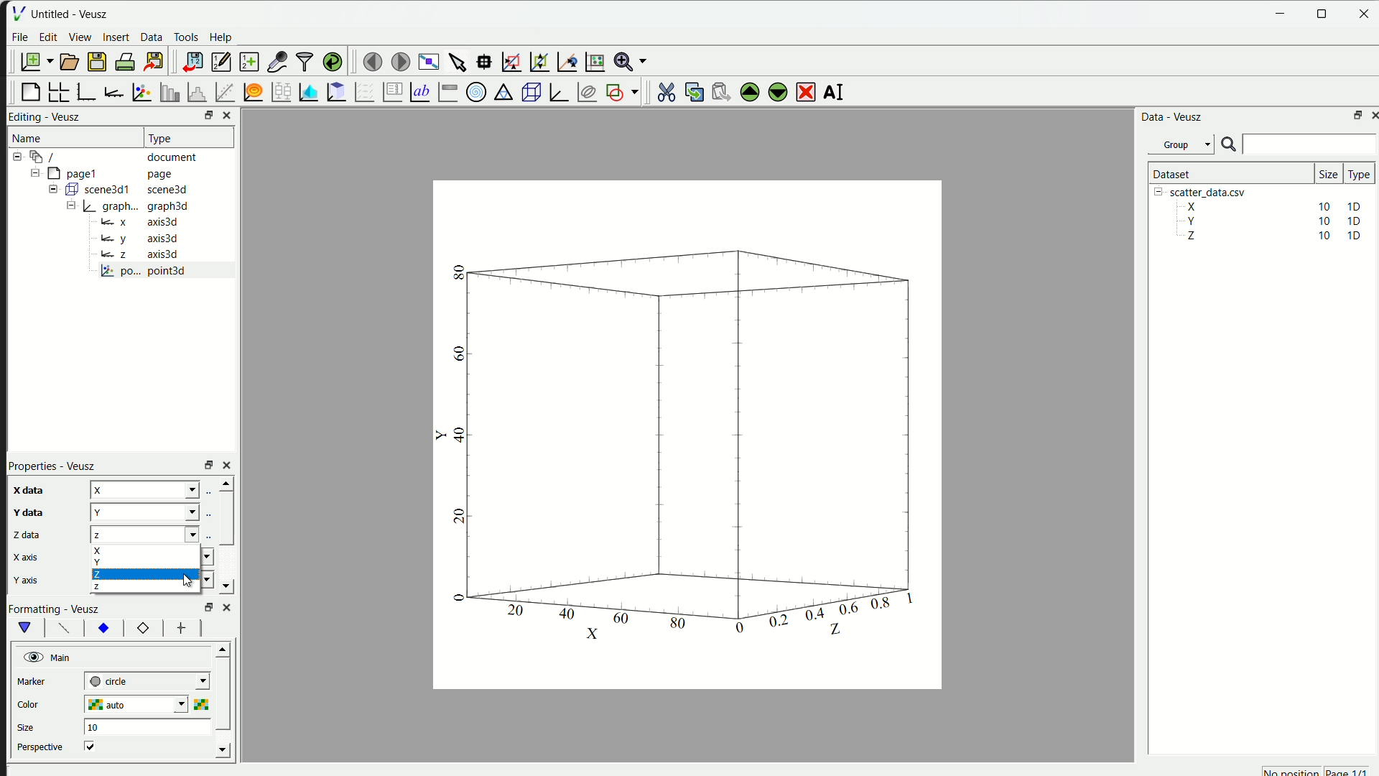 The image size is (1379, 776). What do you see at coordinates (251, 92) in the screenshot?
I see `plot function` at bounding box center [251, 92].